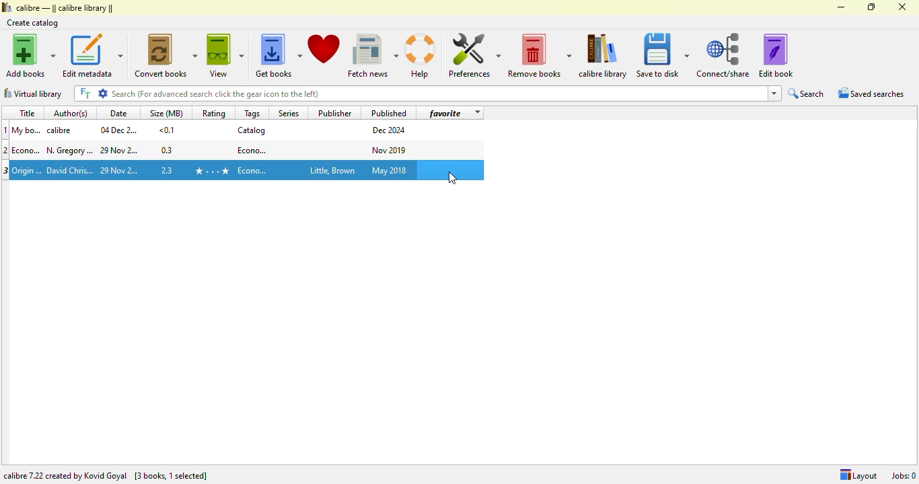 Image resolution: width=919 pixels, height=484 pixels. Describe the element at coordinates (6, 130) in the screenshot. I see `1` at that location.